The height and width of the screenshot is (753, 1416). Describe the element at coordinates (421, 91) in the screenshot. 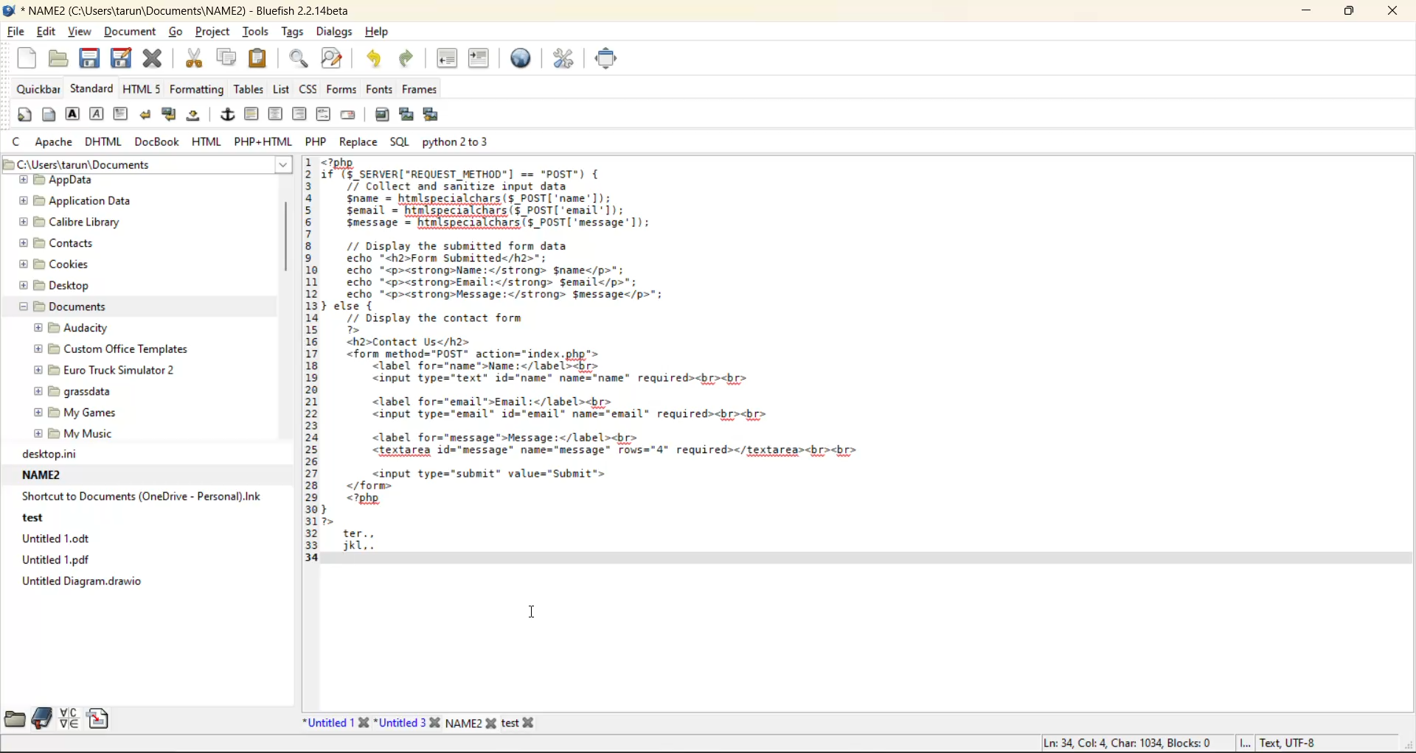

I see `frames` at that location.